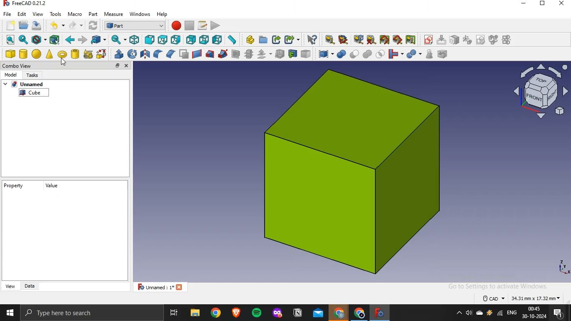 Image resolution: width=571 pixels, height=321 pixels. What do you see at coordinates (50, 53) in the screenshot?
I see `cone` at bounding box center [50, 53].